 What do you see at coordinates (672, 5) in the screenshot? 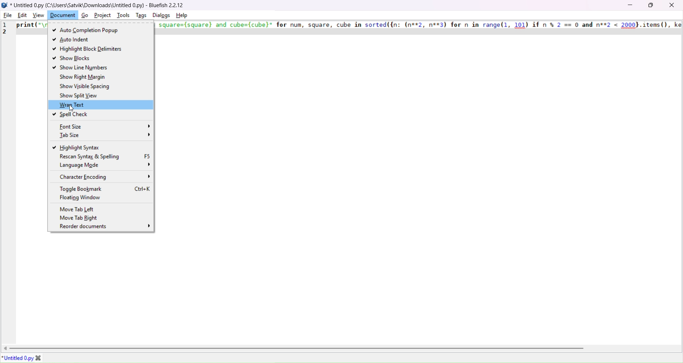
I see `close` at bounding box center [672, 5].